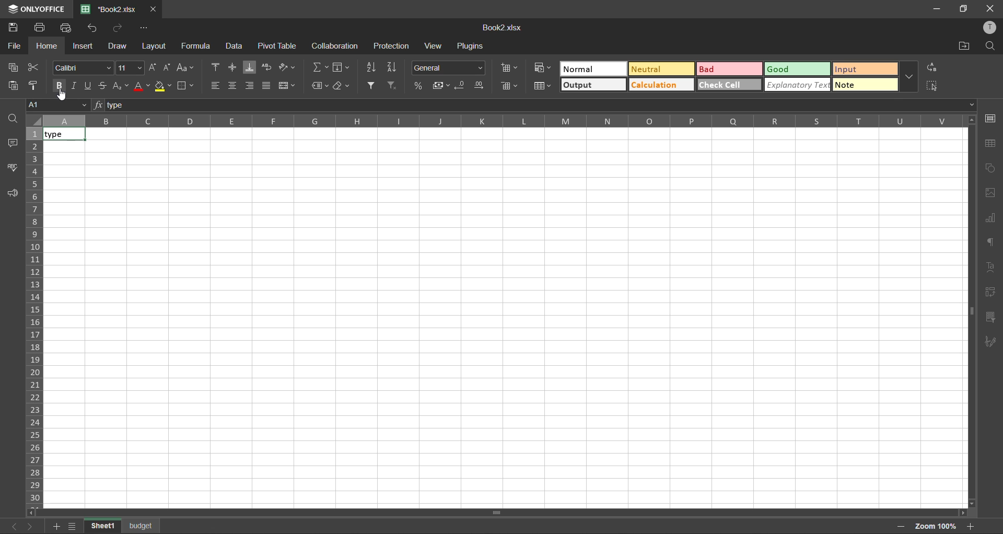 The width and height of the screenshot is (1003, 534). I want to click on view, so click(435, 45).